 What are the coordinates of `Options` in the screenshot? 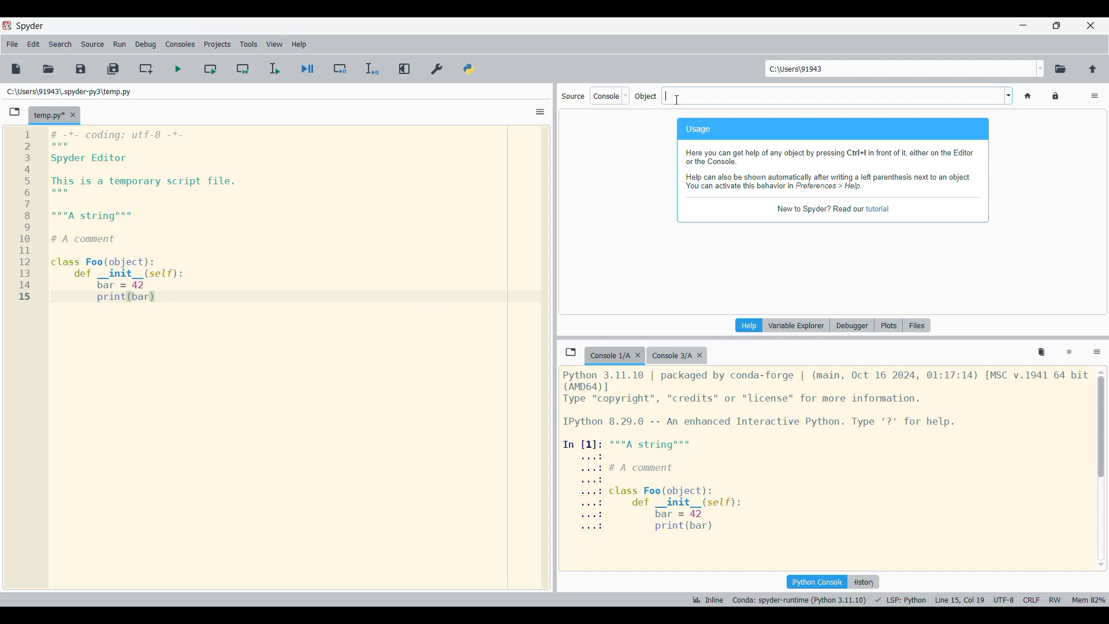 It's located at (1095, 96).